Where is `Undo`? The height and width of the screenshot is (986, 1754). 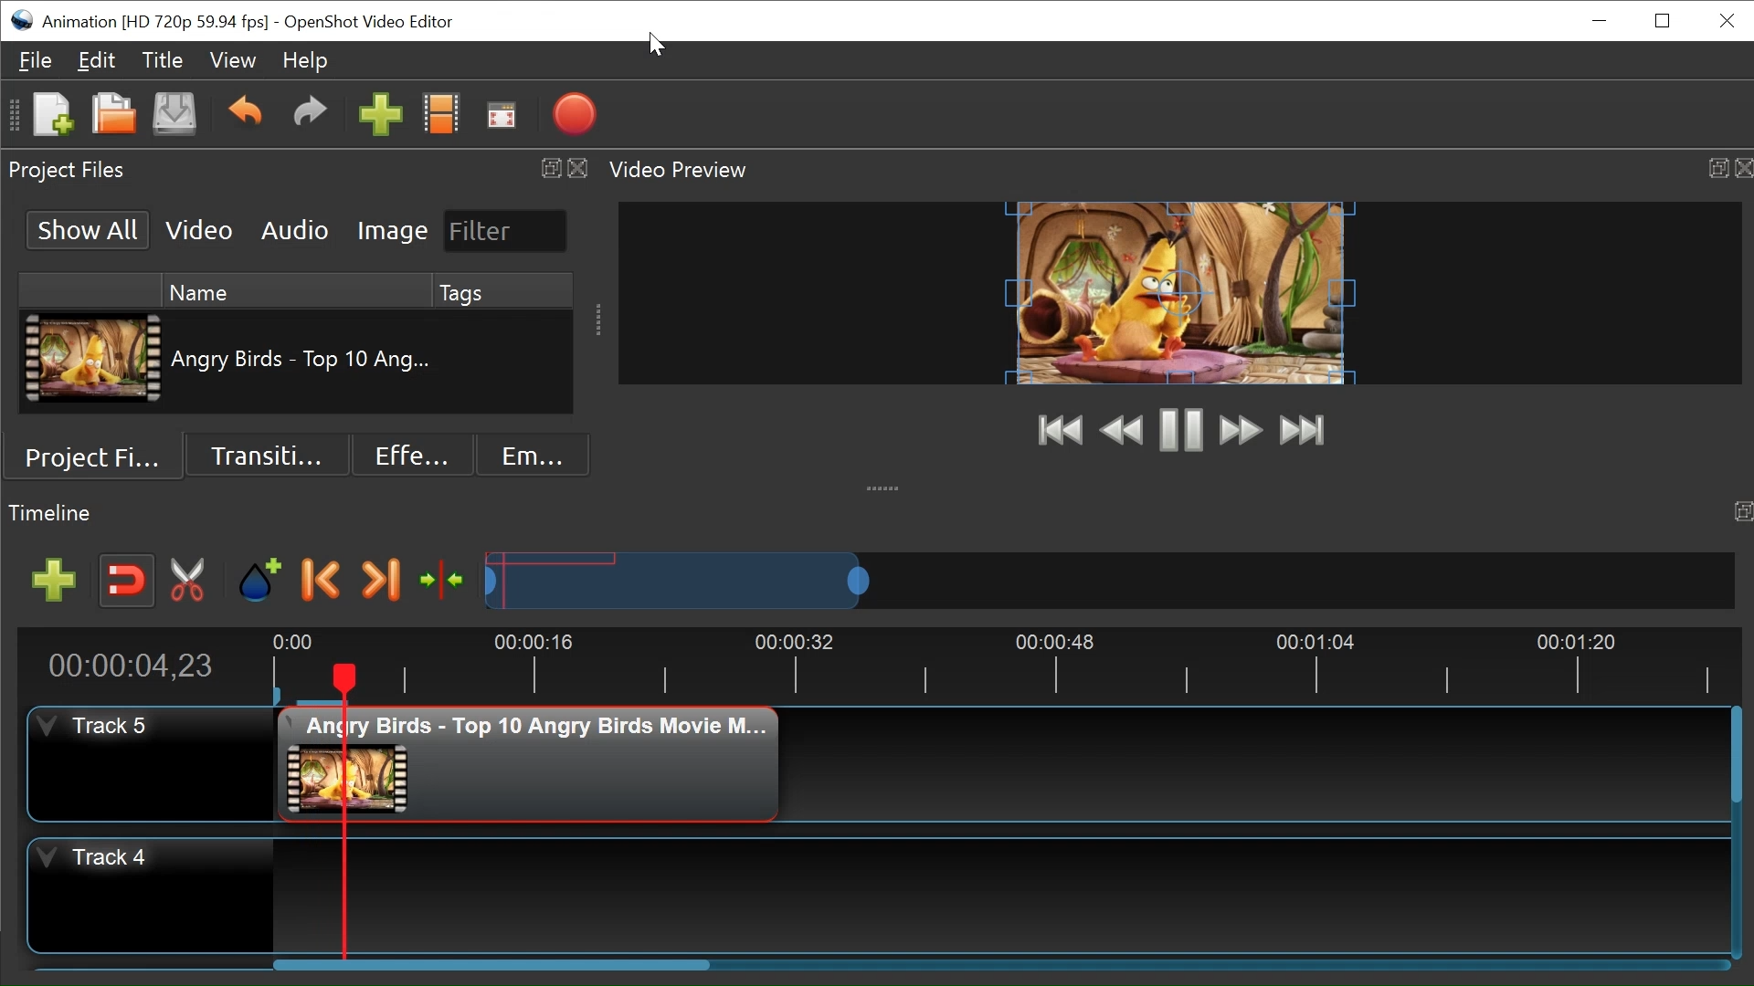
Undo is located at coordinates (248, 114).